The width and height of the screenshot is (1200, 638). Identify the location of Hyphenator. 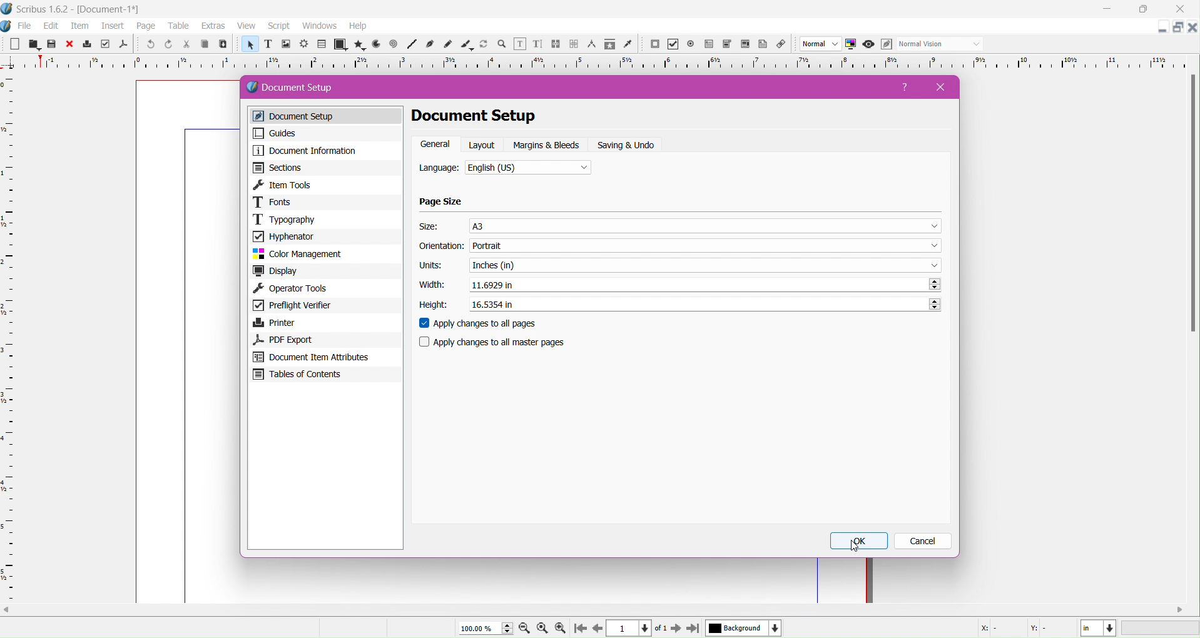
(325, 236).